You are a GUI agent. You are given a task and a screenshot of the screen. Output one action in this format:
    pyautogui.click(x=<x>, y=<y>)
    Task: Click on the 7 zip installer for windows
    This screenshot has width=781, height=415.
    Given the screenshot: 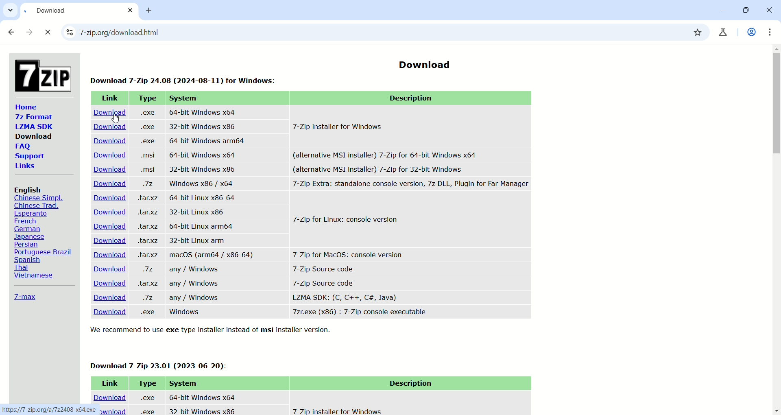 What is the action you would take?
    pyautogui.click(x=336, y=410)
    